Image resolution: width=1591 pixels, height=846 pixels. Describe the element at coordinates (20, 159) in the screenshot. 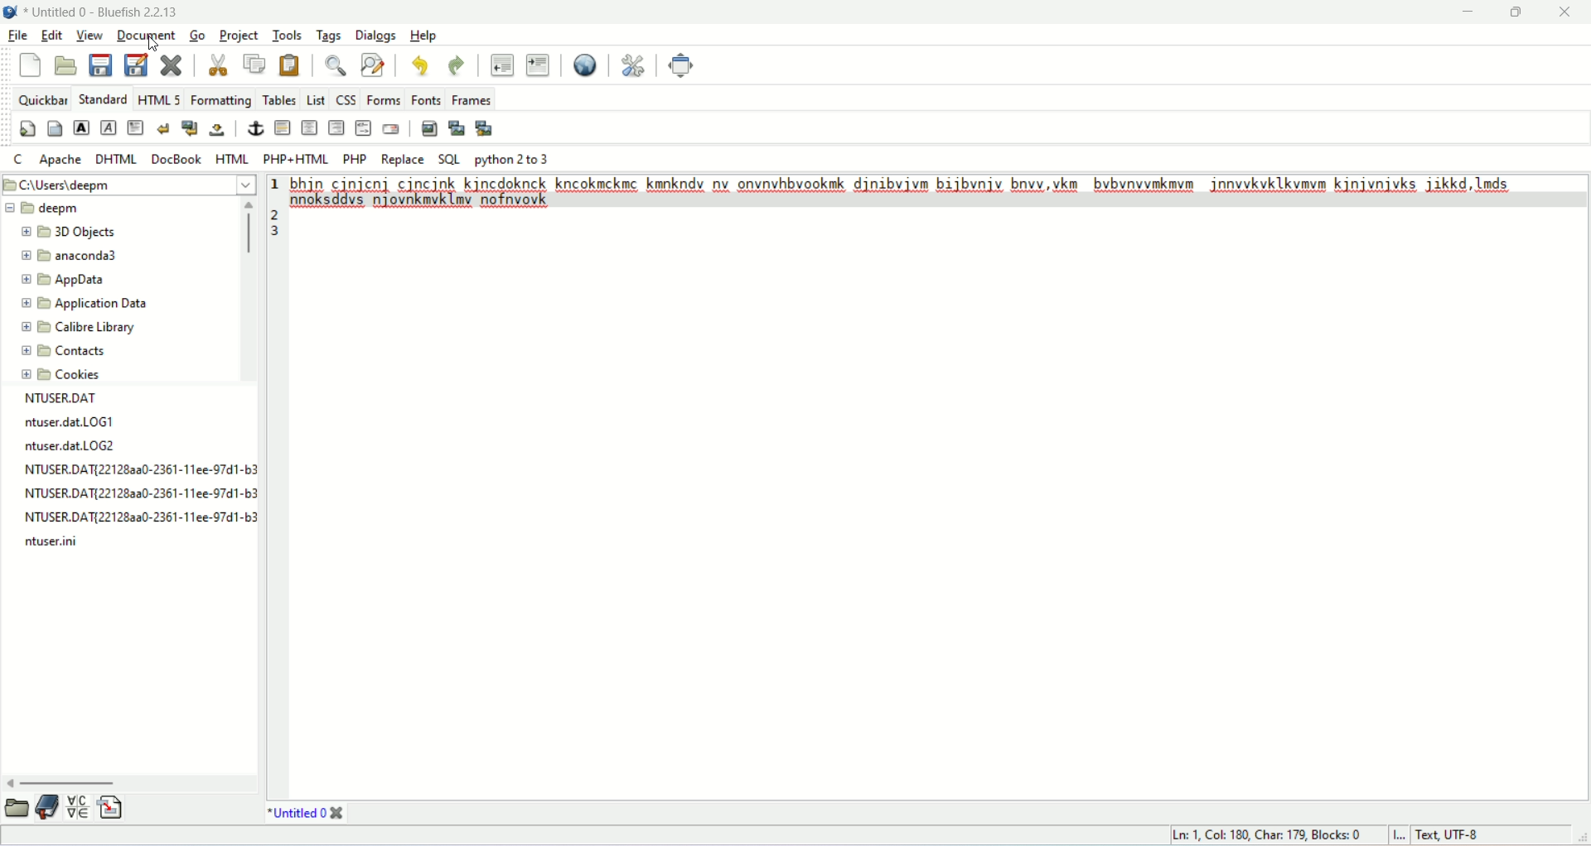

I see `C` at that location.